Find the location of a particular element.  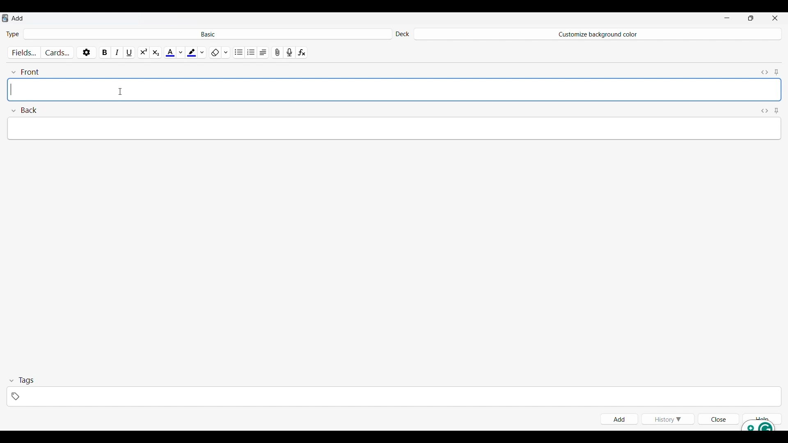

 is located at coordinates (719, 419).